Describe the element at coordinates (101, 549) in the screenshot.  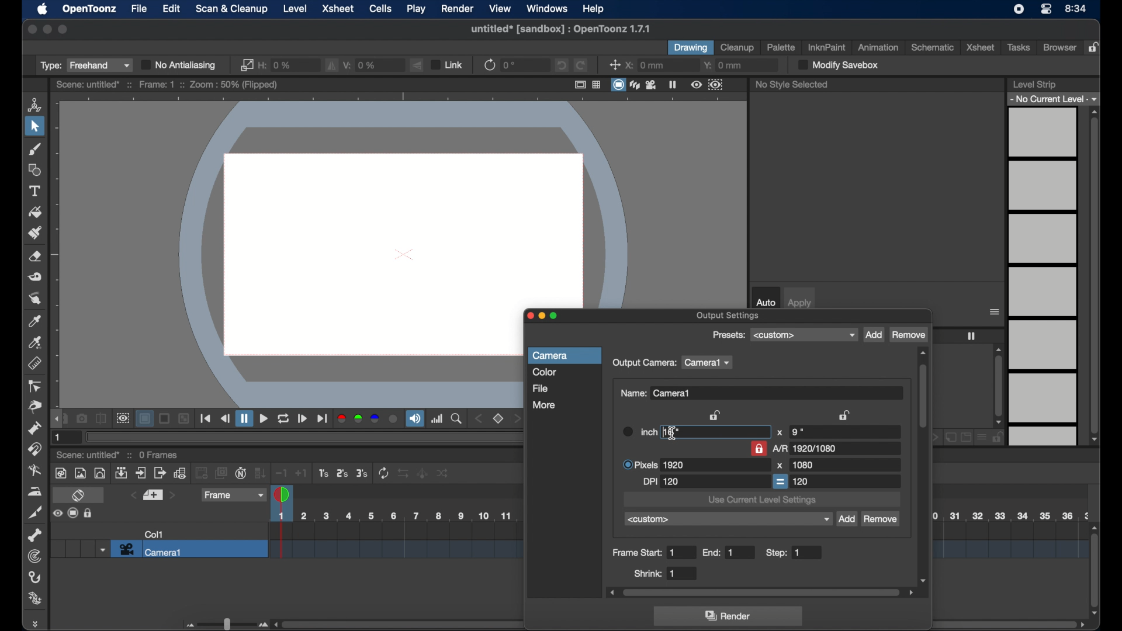
I see `dropdown` at that location.